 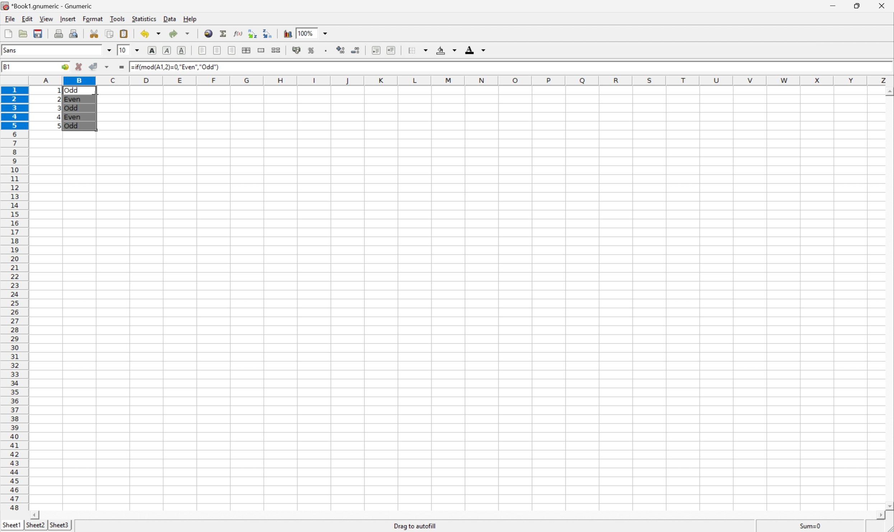 I want to click on Sum in current cell, so click(x=224, y=34).